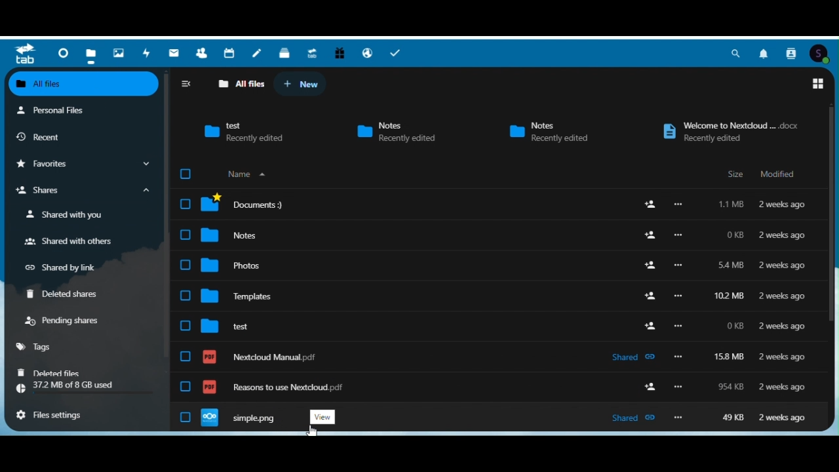 The width and height of the screenshot is (839, 472). Describe the element at coordinates (185, 205) in the screenshot. I see `checkbox` at that location.